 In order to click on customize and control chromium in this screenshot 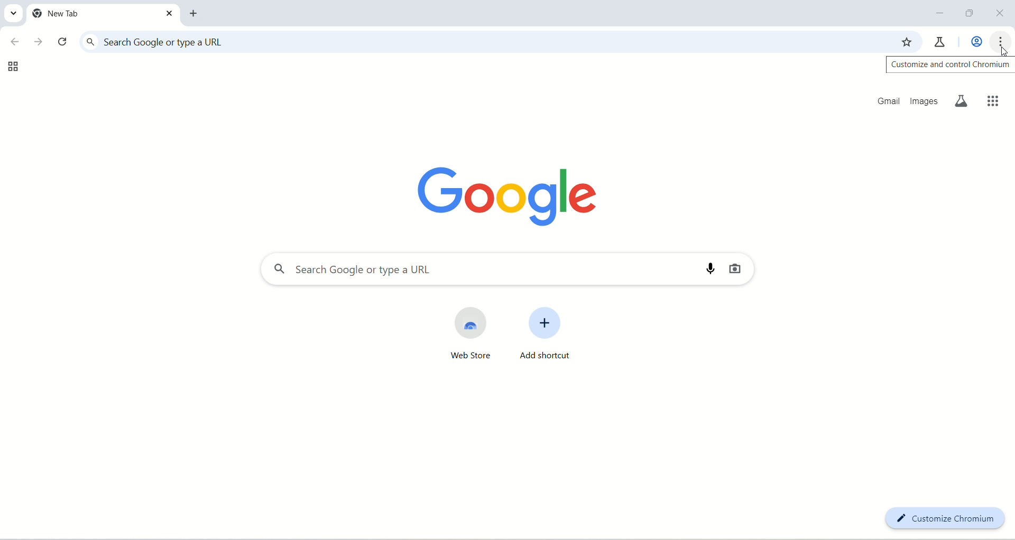, I will do `click(1003, 42)`.